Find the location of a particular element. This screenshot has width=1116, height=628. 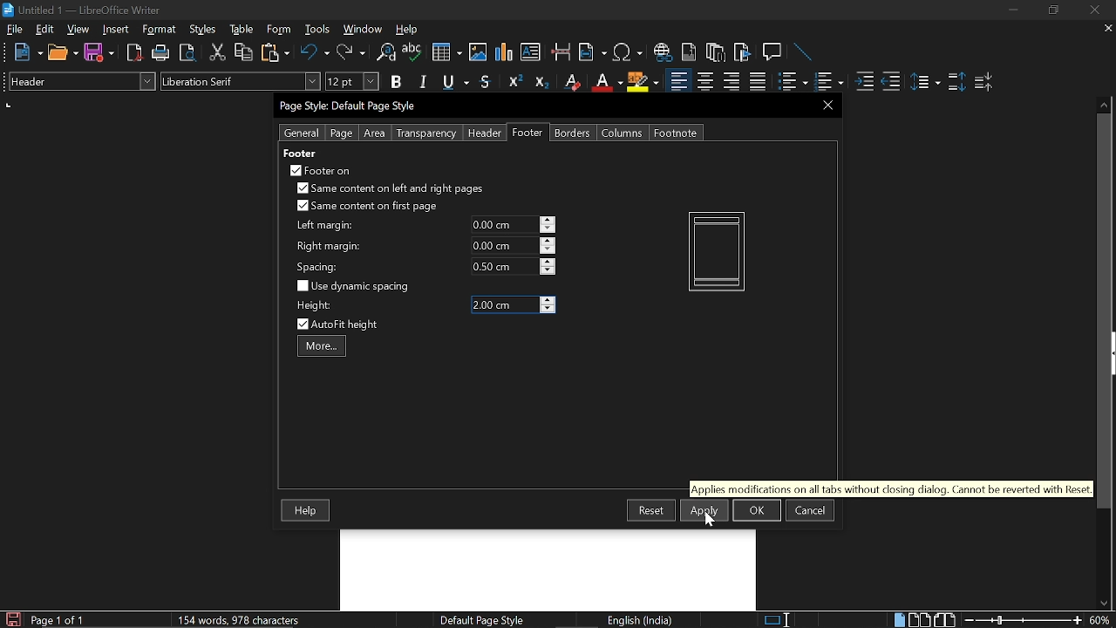

Insert symbol is located at coordinates (629, 52).